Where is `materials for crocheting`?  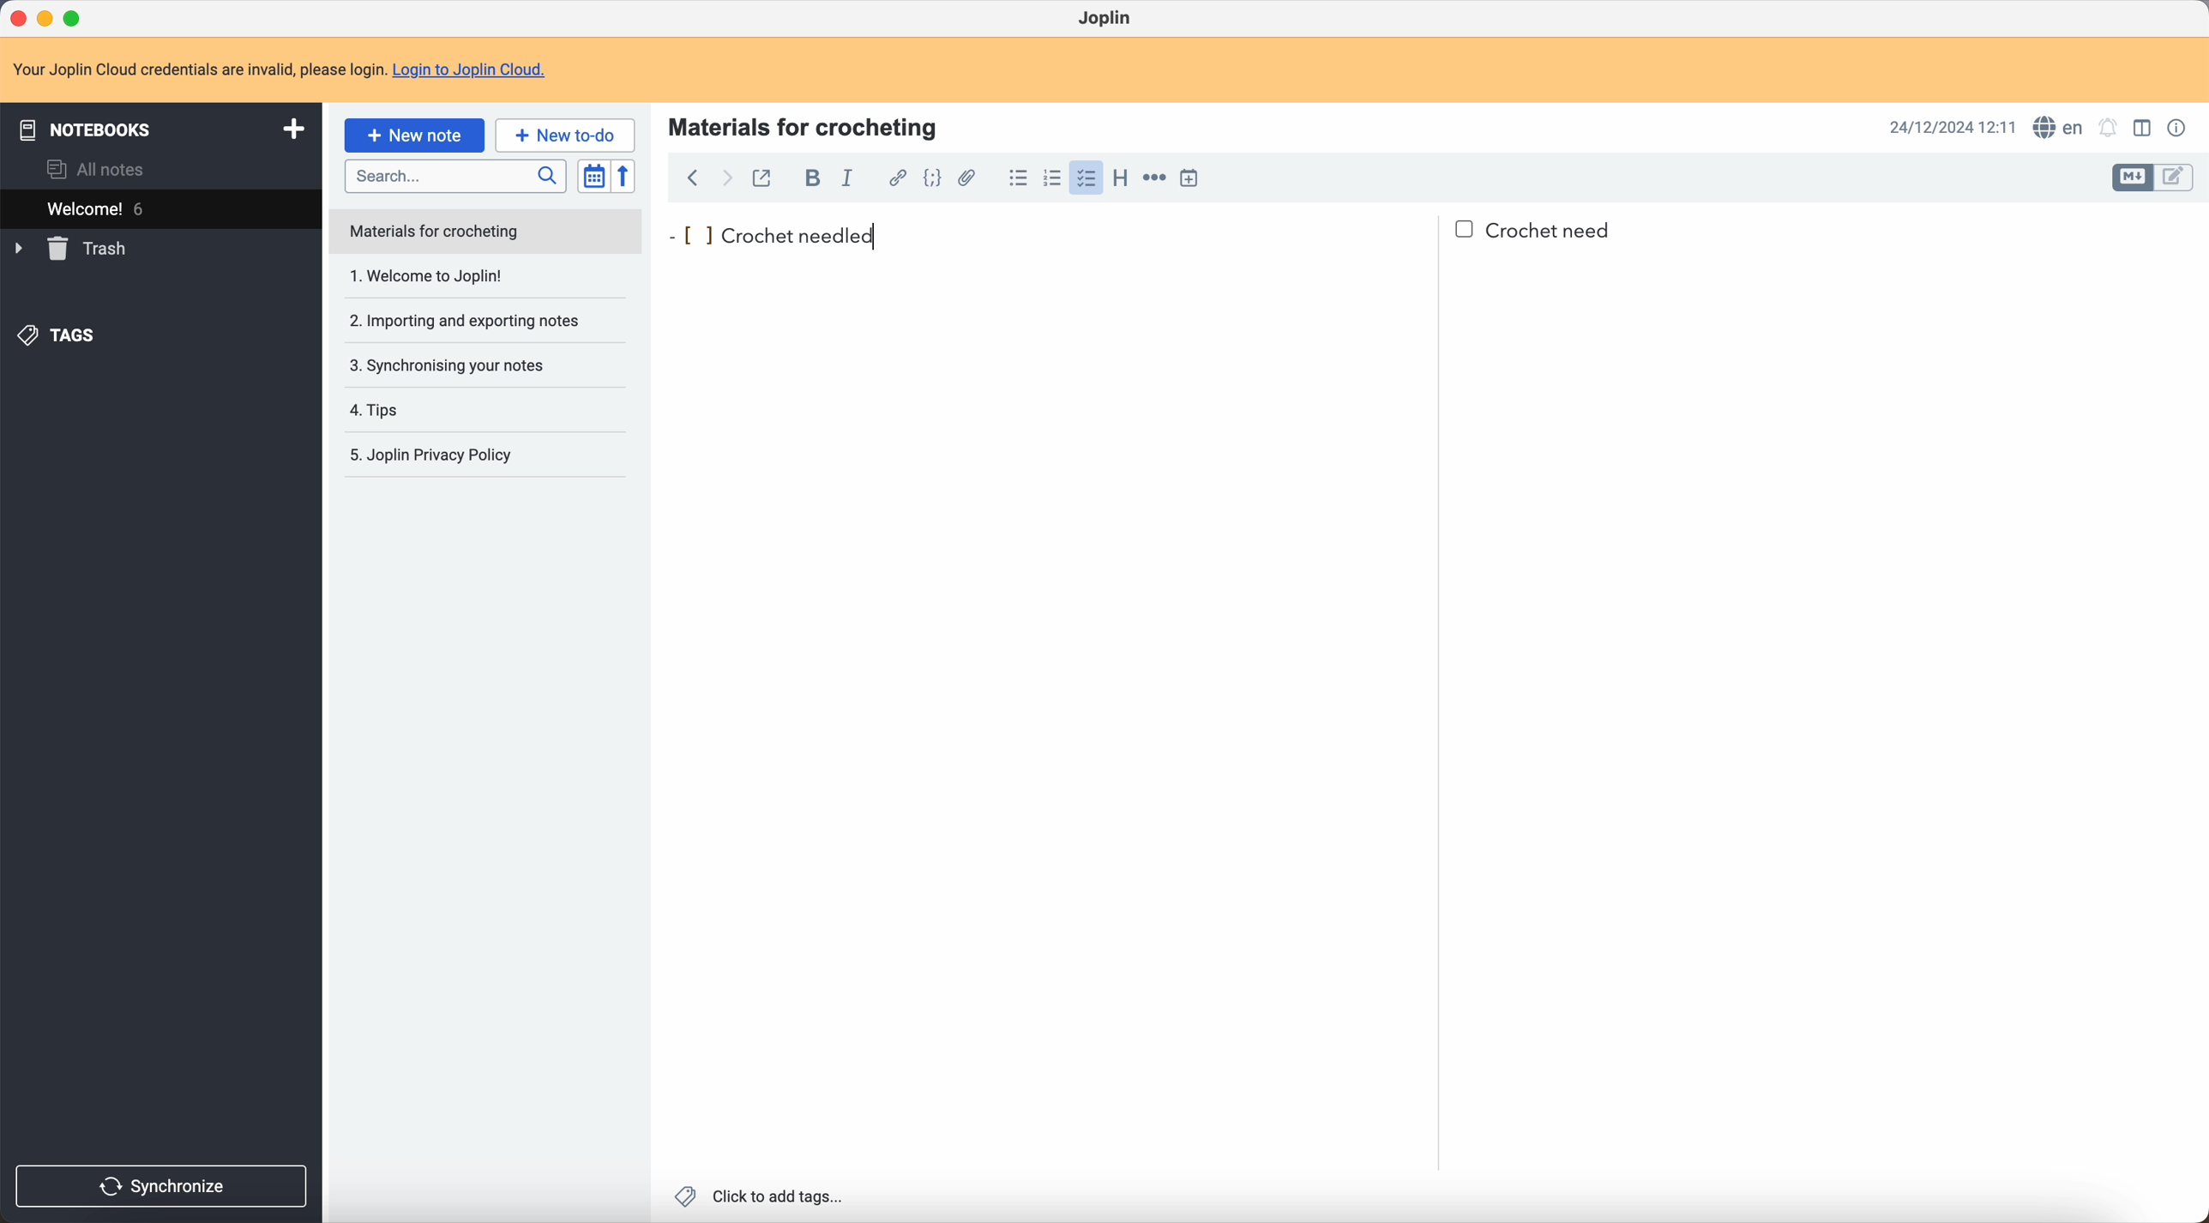
materials for crocheting is located at coordinates (805, 125).